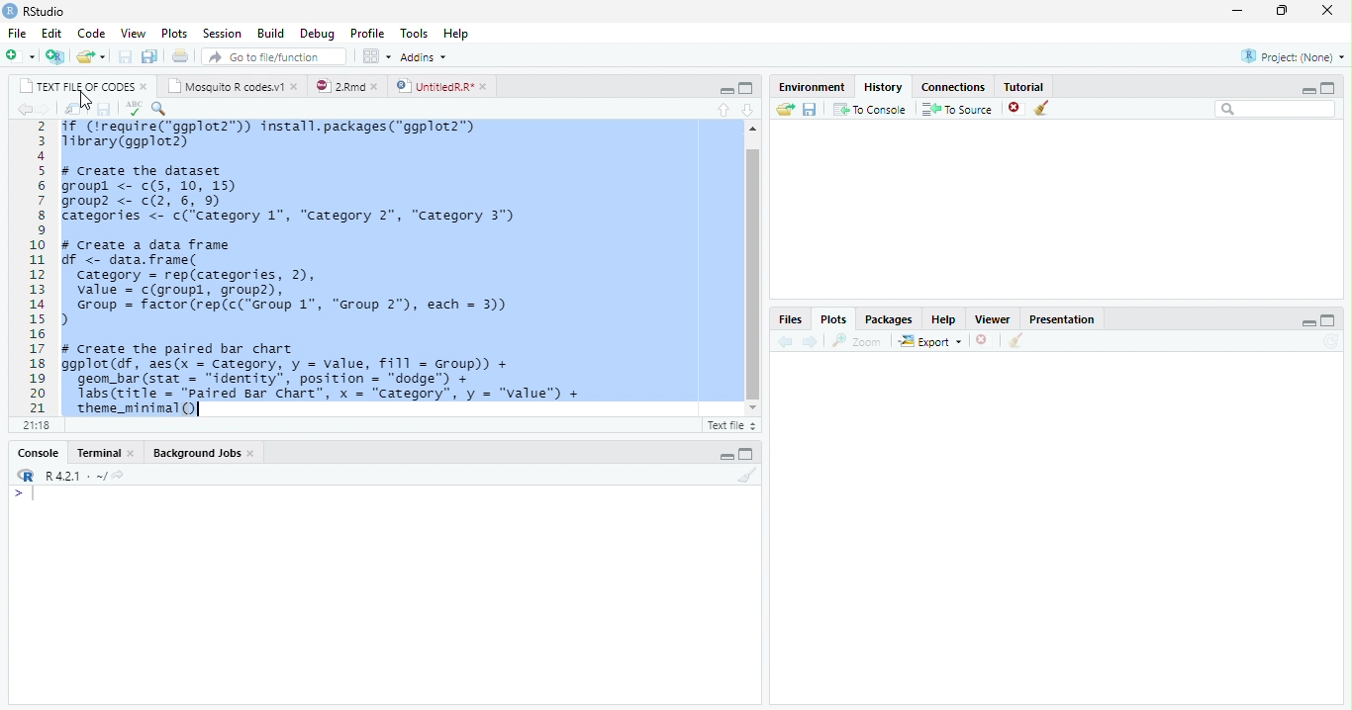  I want to click on 2.rmd, so click(340, 86).